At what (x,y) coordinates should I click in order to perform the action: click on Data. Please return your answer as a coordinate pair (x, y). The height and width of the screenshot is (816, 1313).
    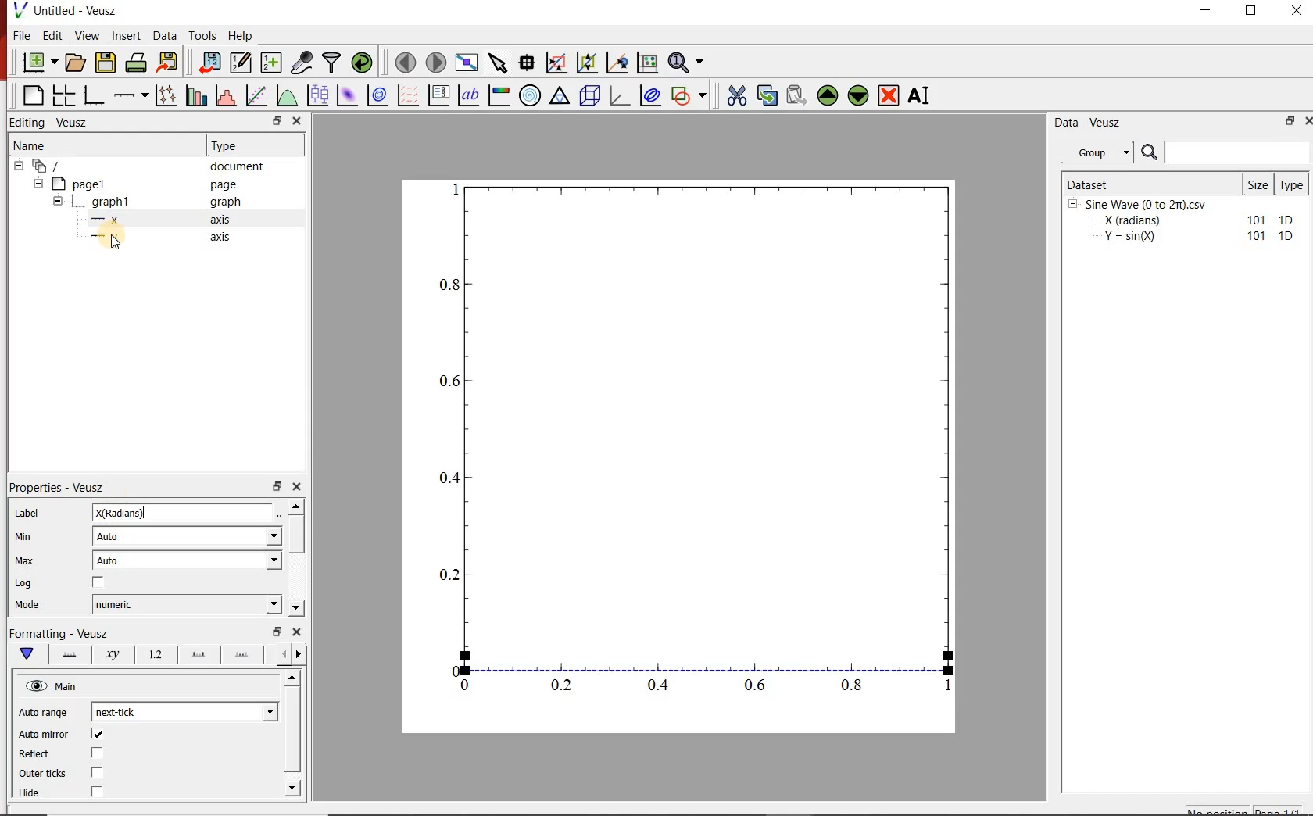
    Looking at the image, I should click on (163, 35).